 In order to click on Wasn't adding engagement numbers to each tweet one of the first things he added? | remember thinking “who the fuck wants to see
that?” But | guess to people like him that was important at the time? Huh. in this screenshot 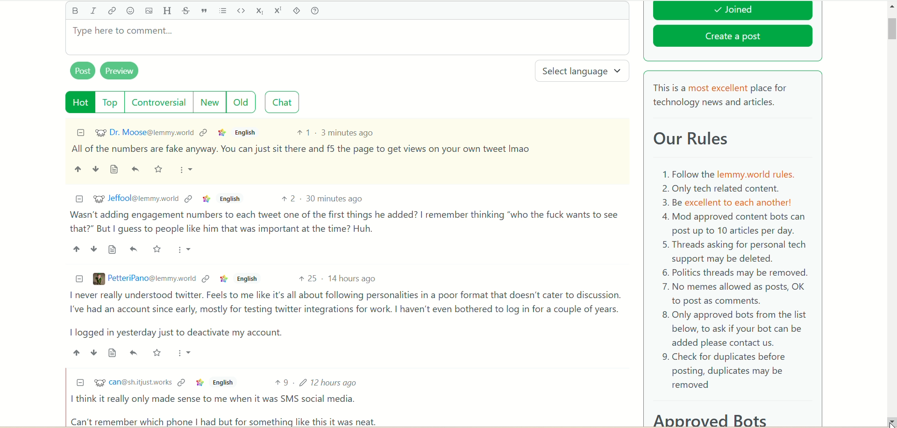, I will do `click(344, 222)`.